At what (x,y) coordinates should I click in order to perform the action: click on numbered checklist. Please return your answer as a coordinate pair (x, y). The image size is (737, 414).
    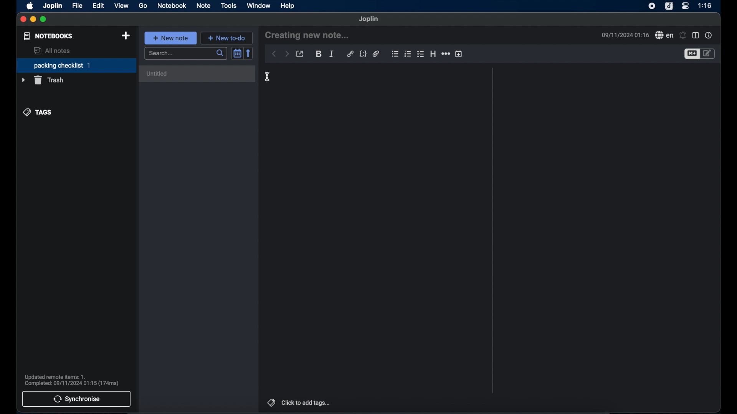
    Looking at the image, I should click on (408, 54).